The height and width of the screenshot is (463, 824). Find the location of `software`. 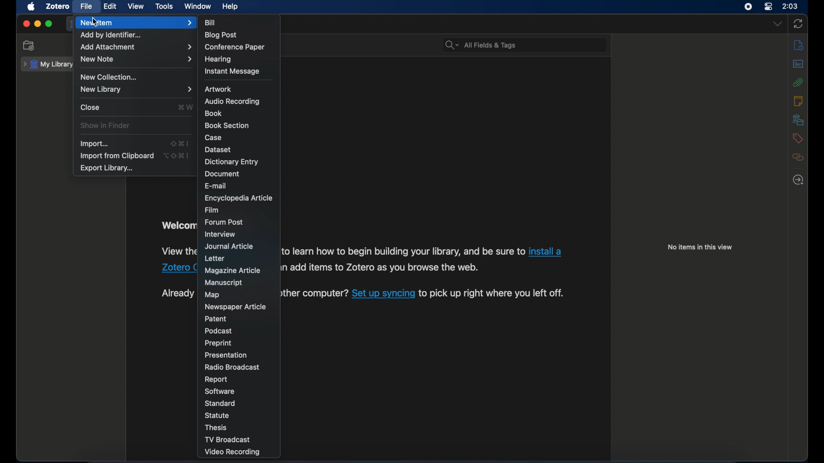

software is located at coordinates (219, 391).